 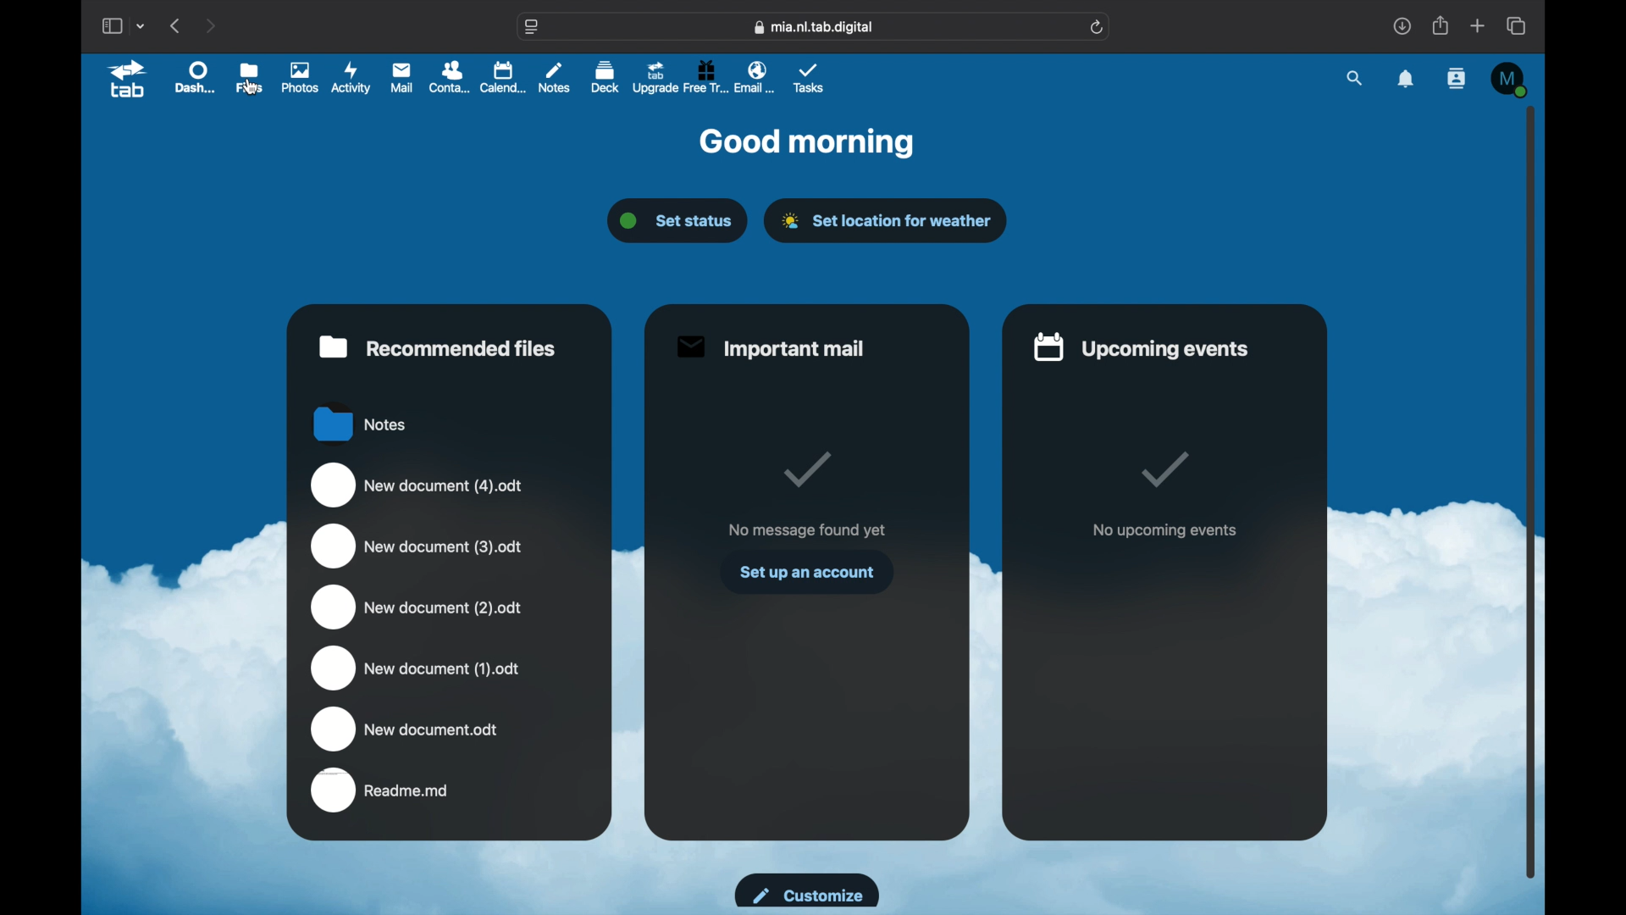 I want to click on set status, so click(x=677, y=221).